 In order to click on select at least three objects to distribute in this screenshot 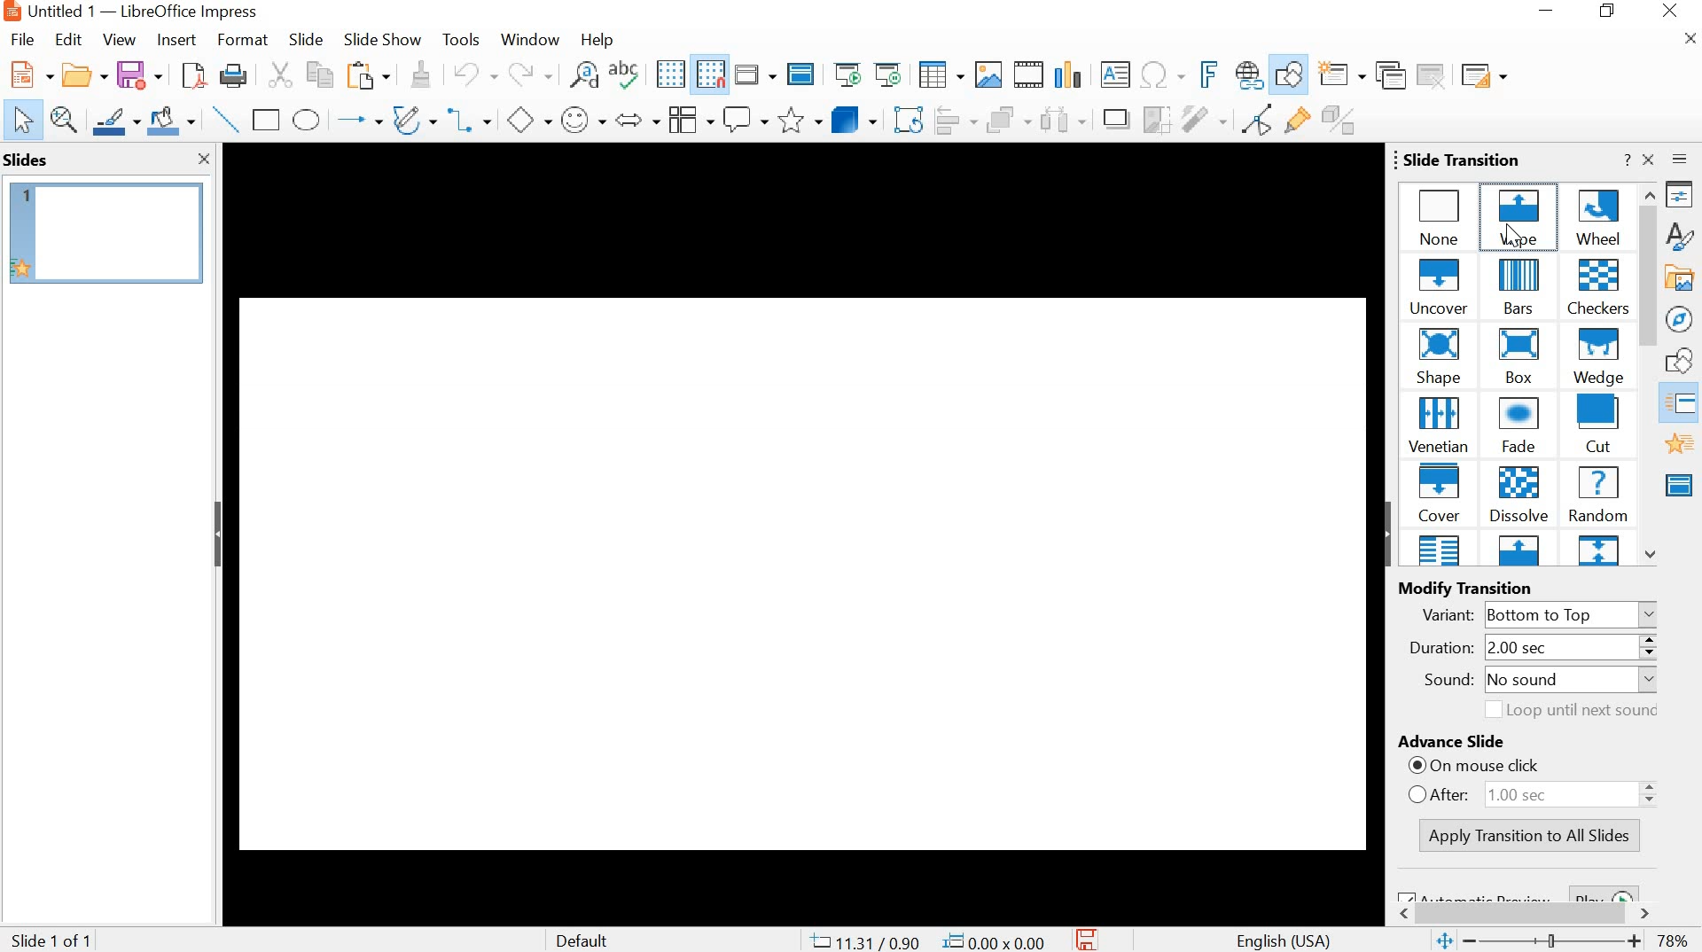, I will do `click(1062, 120)`.